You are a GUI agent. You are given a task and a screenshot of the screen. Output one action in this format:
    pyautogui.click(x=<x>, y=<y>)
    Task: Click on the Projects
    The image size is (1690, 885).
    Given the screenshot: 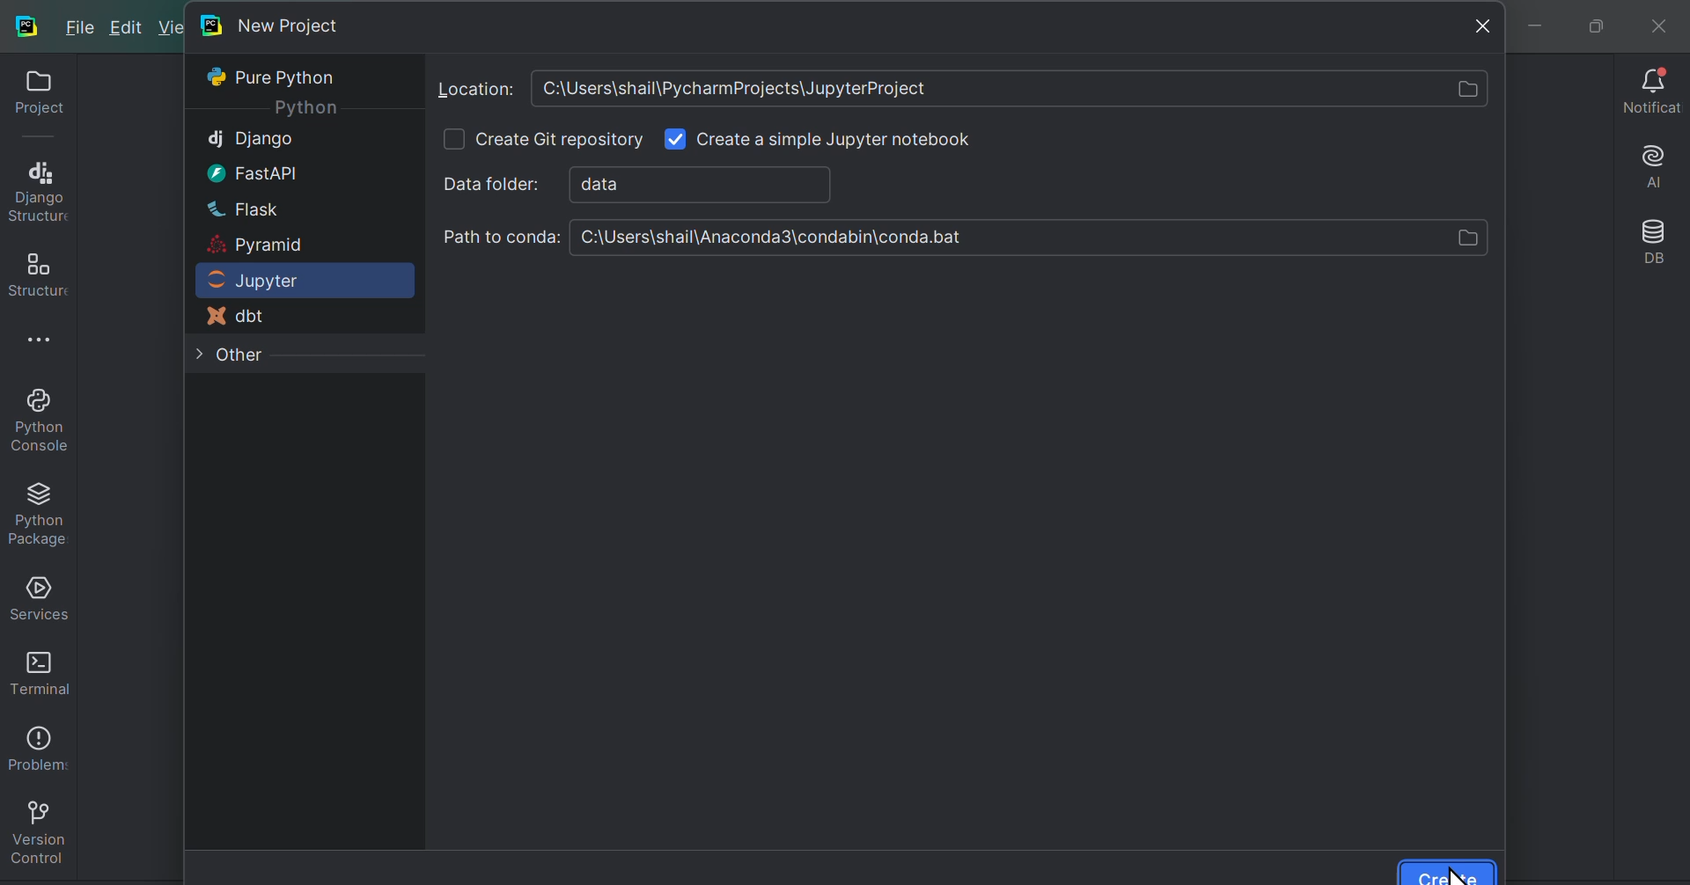 What is the action you would take?
    pyautogui.click(x=33, y=98)
    